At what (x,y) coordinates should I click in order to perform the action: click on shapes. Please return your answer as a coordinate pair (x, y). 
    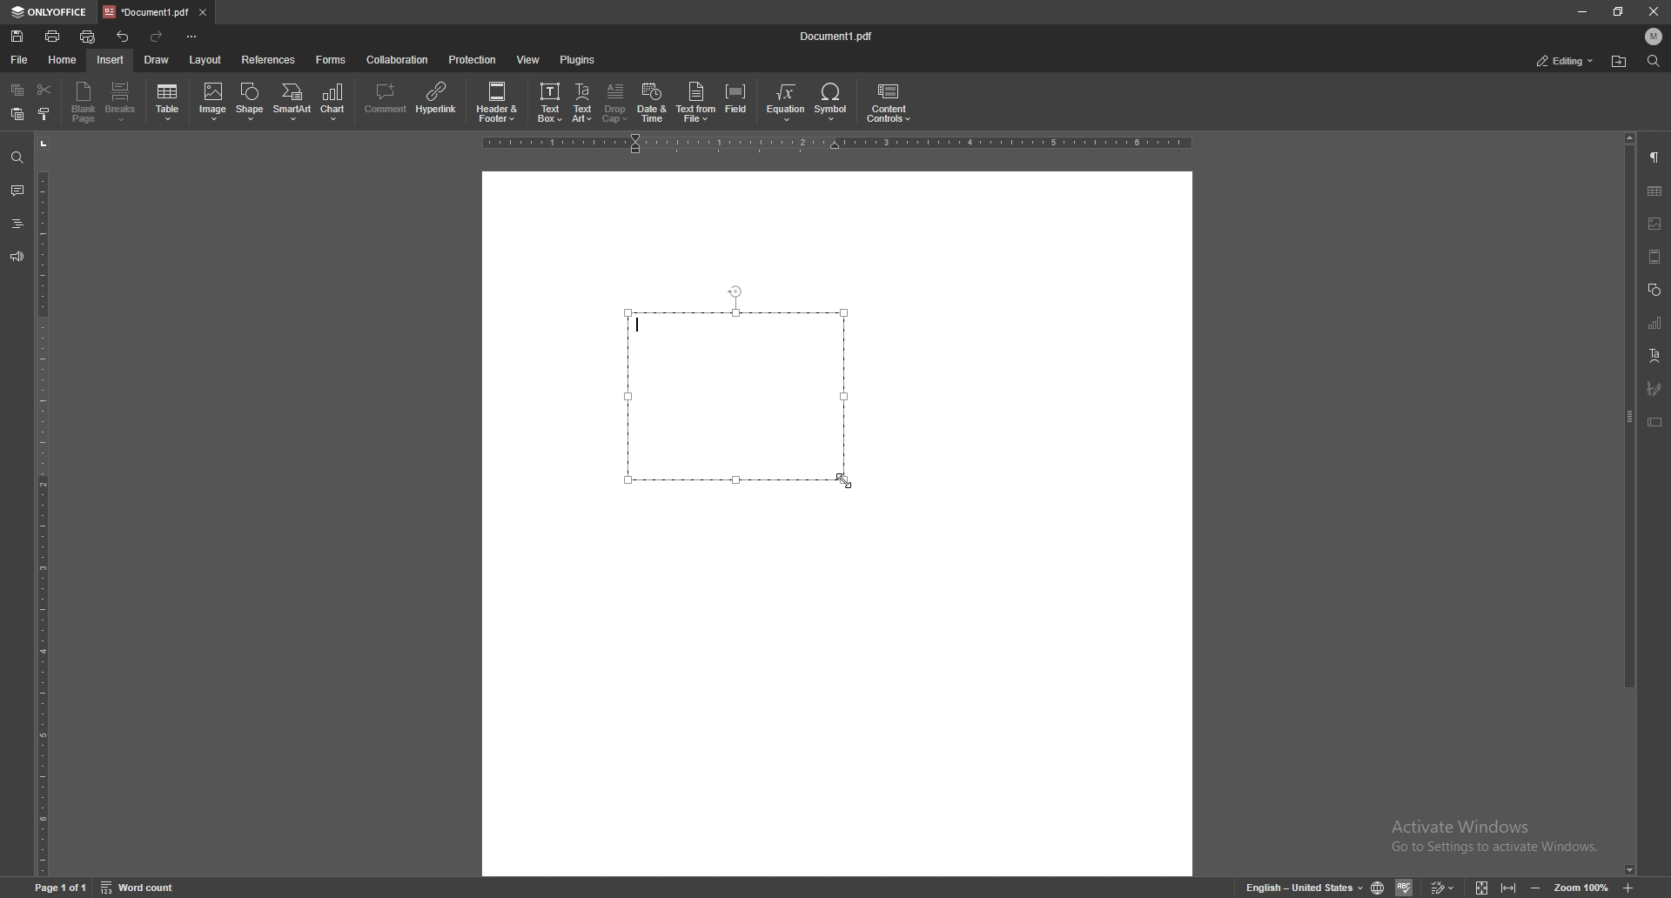
    Looking at the image, I should click on (1654, 290).